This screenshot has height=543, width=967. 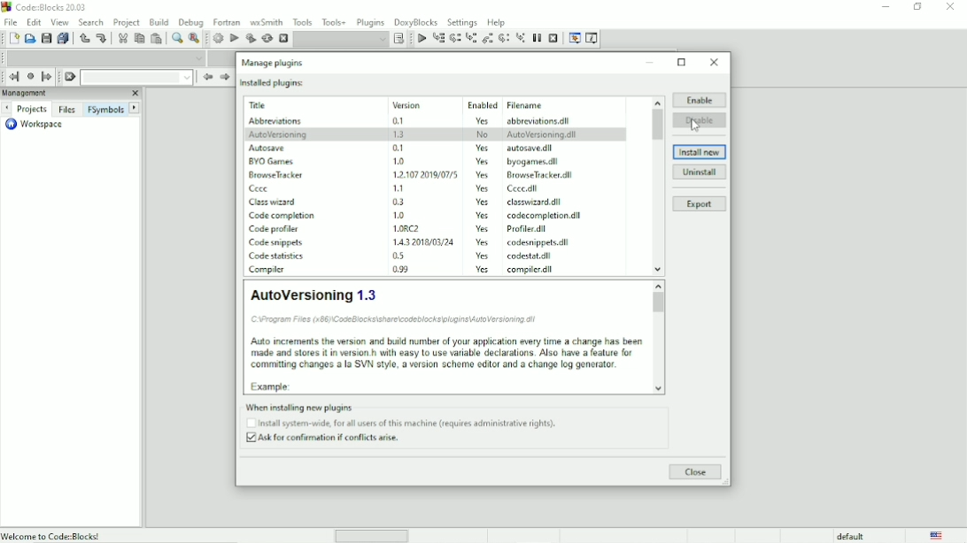 What do you see at coordinates (275, 203) in the screenshot?
I see `Class wizard` at bounding box center [275, 203].